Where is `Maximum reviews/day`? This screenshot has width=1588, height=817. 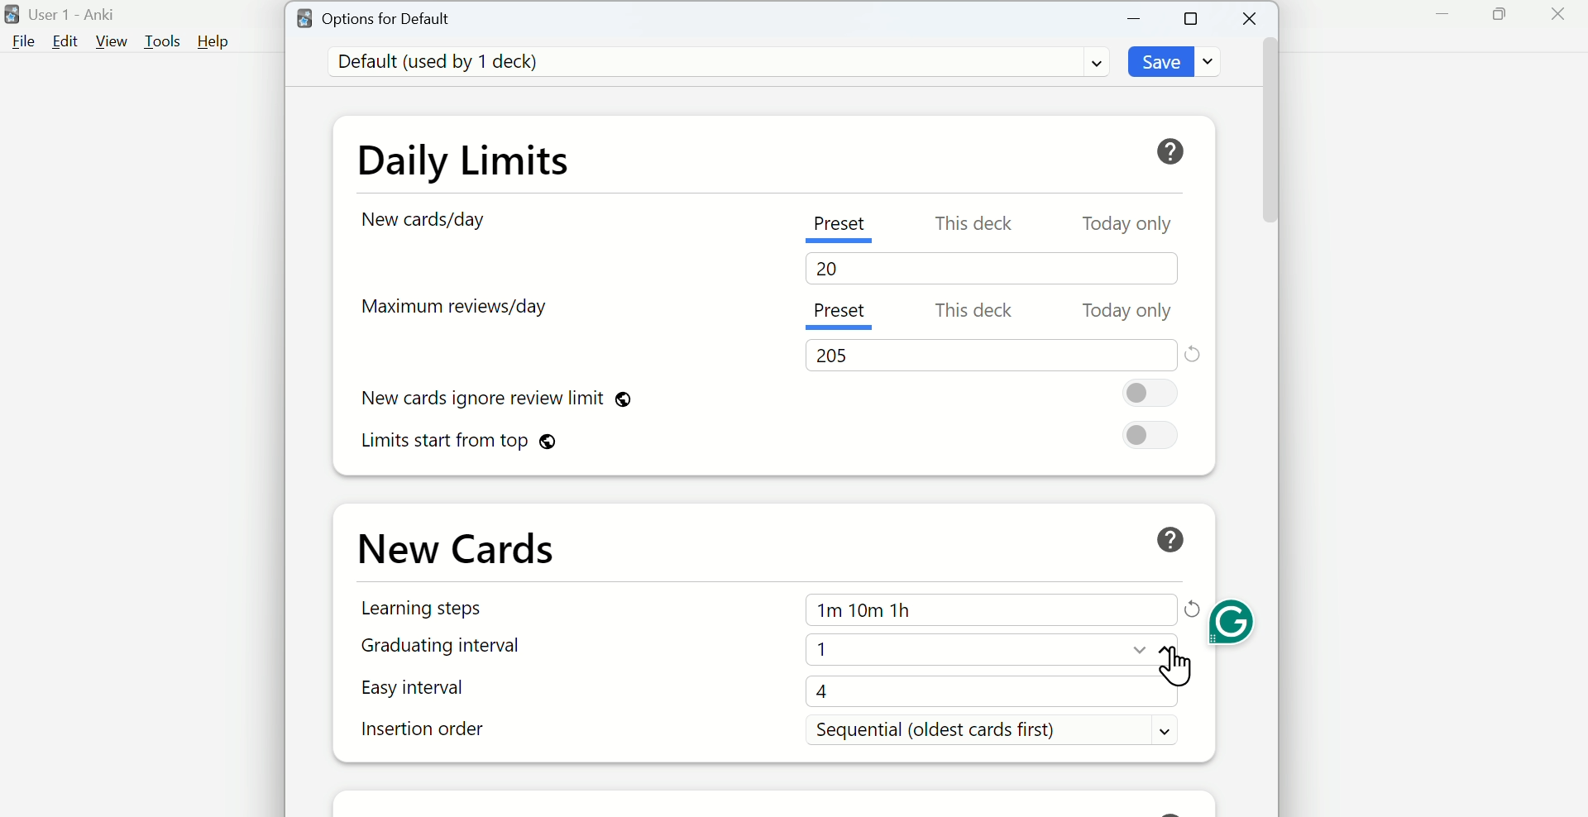 Maximum reviews/day is located at coordinates (464, 313).